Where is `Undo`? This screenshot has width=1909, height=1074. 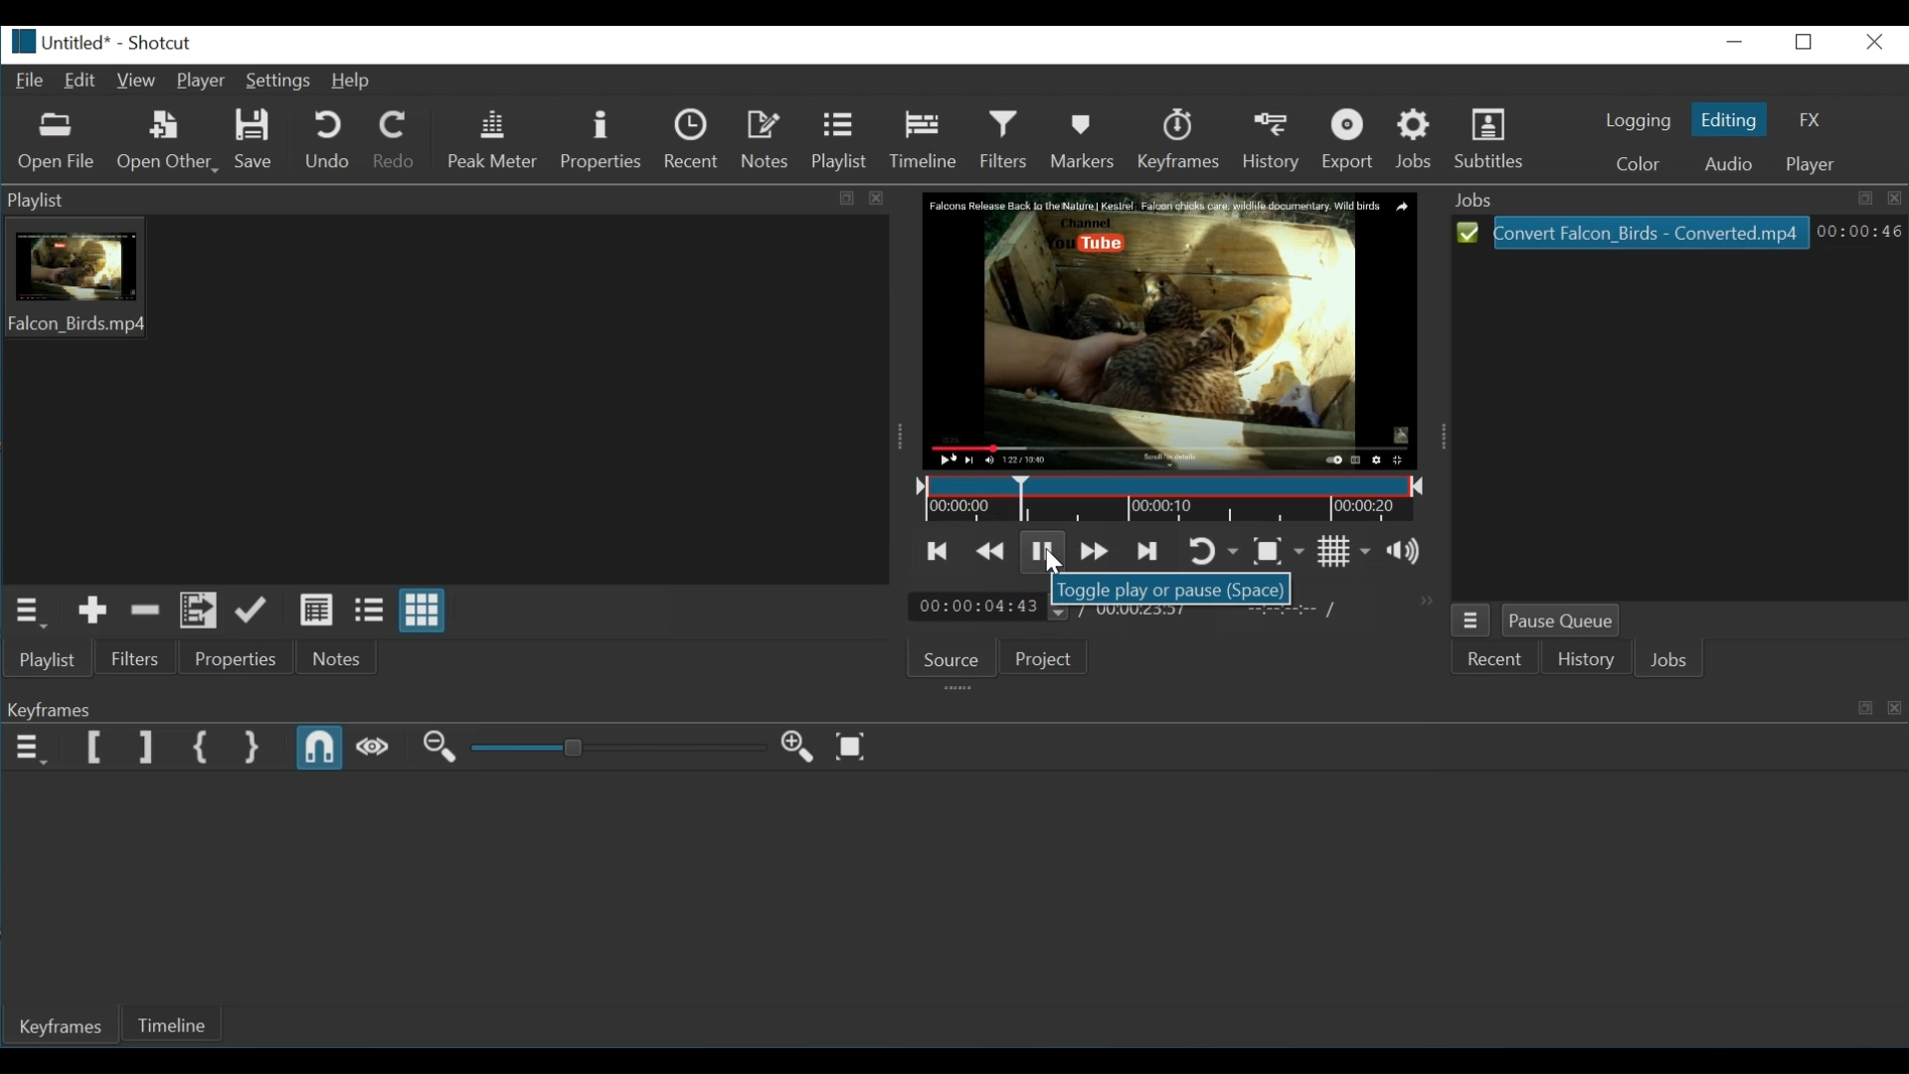
Undo is located at coordinates (329, 139).